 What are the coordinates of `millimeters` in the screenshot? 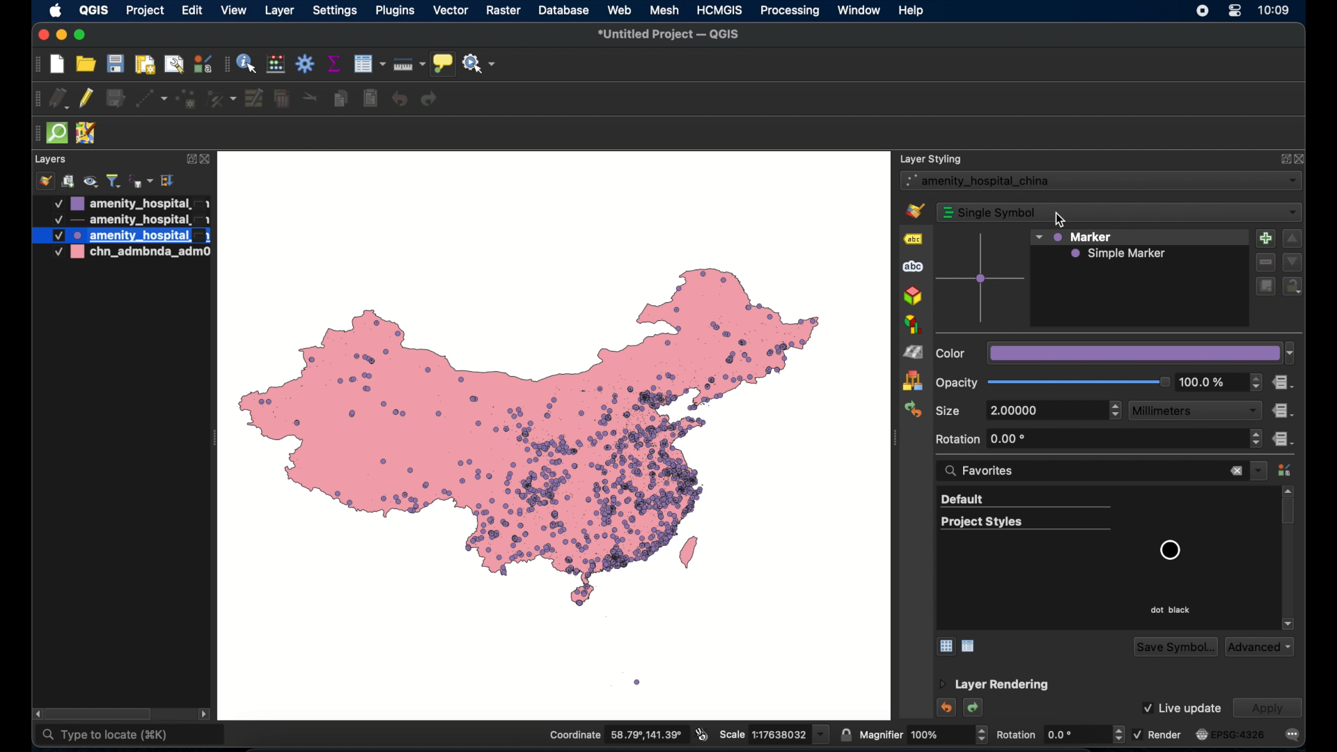 It's located at (1196, 411).